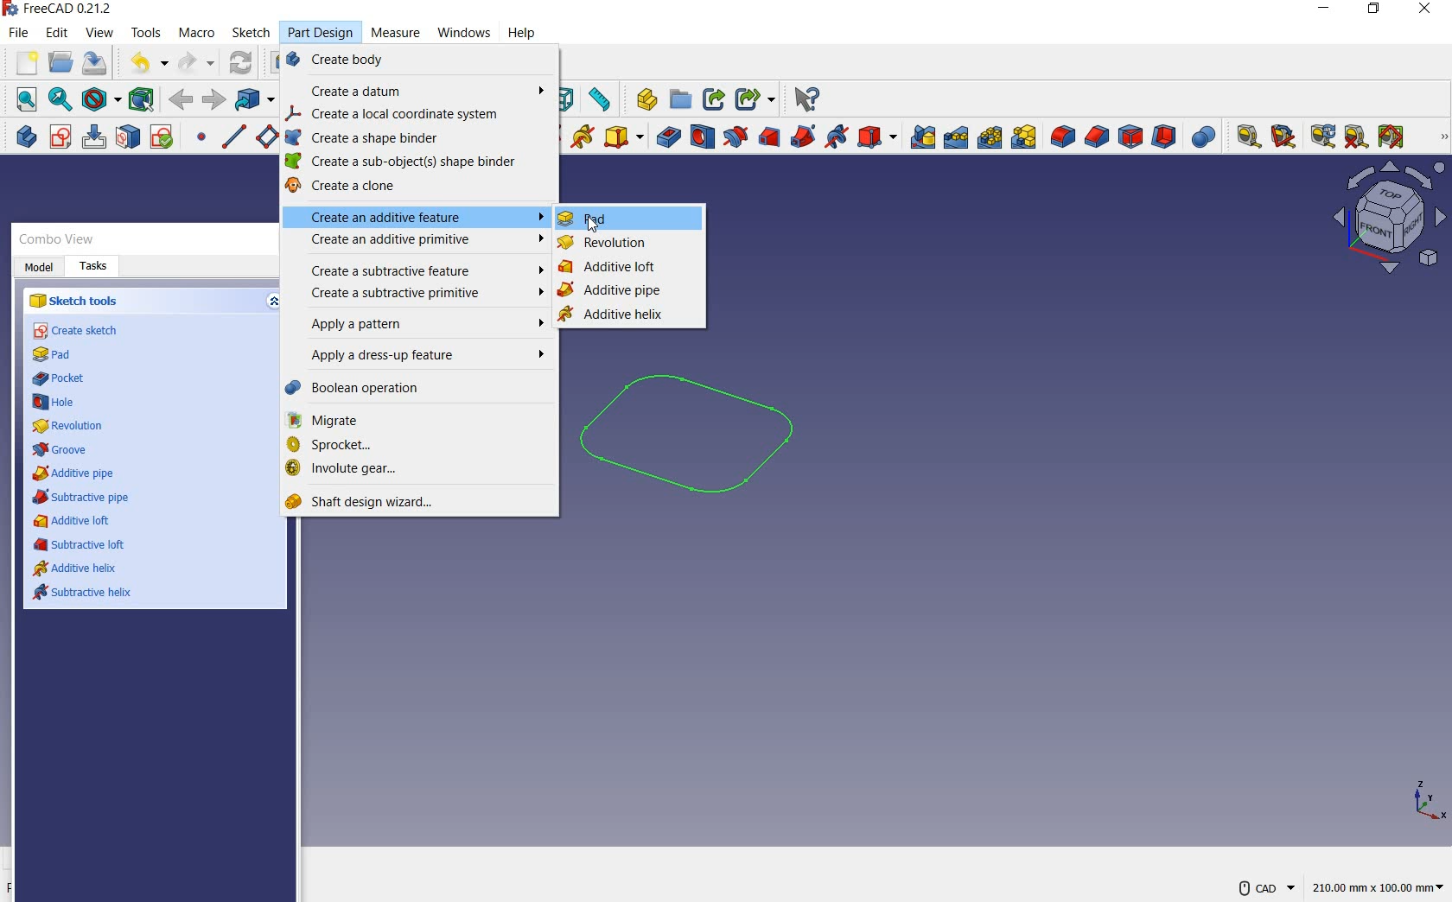  I want to click on Share, so click(716, 98).